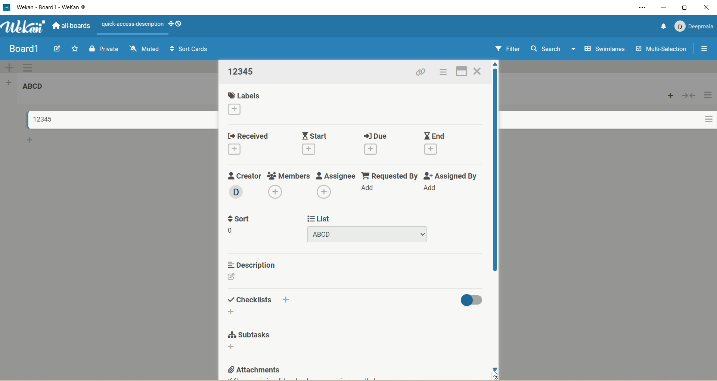  I want to click on add, so click(369, 189).